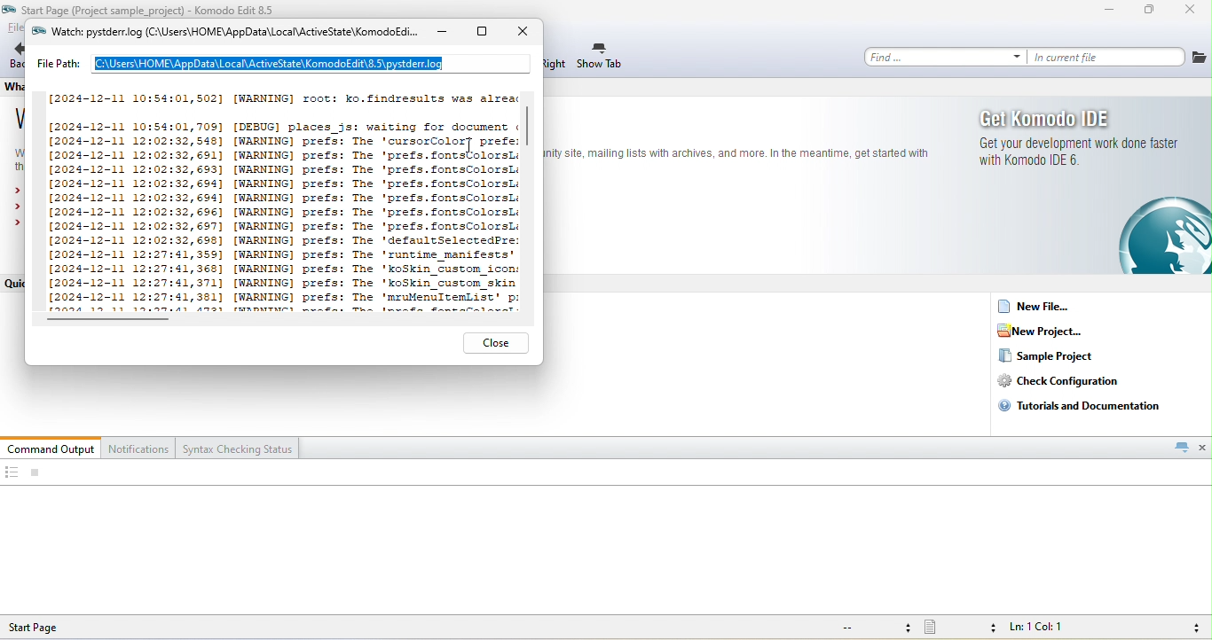 The width and height of the screenshot is (1212, 640). What do you see at coordinates (1072, 381) in the screenshot?
I see `check configuration` at bounding box center [1072, 381].